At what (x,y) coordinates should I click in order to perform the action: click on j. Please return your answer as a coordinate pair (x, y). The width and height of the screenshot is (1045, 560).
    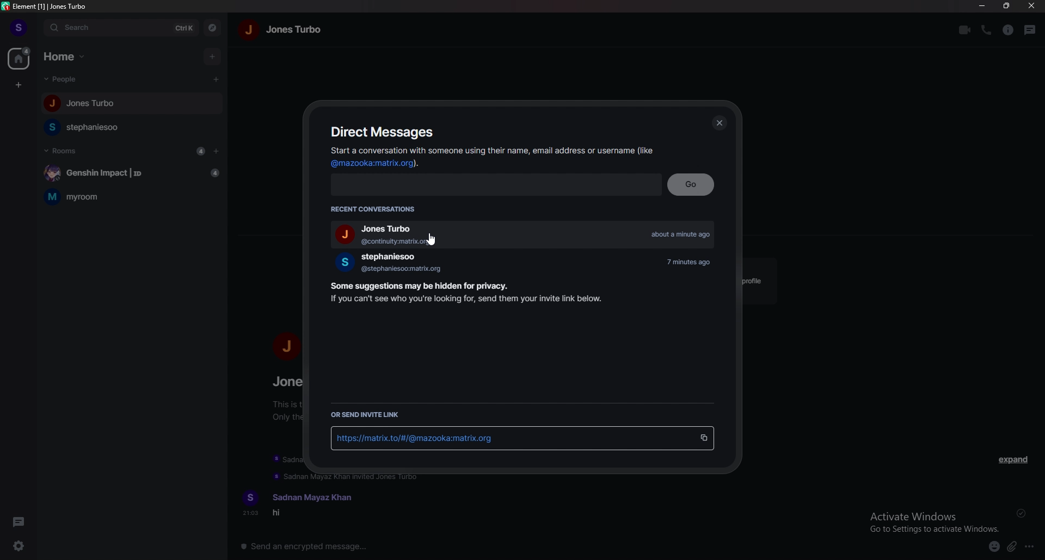
    Looking at the image, I should click on (286, 346).